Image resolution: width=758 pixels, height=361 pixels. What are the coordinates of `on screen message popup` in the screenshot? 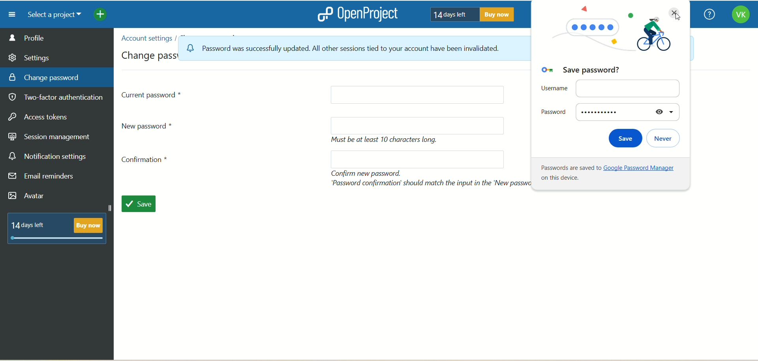 It's located at (340, 48).